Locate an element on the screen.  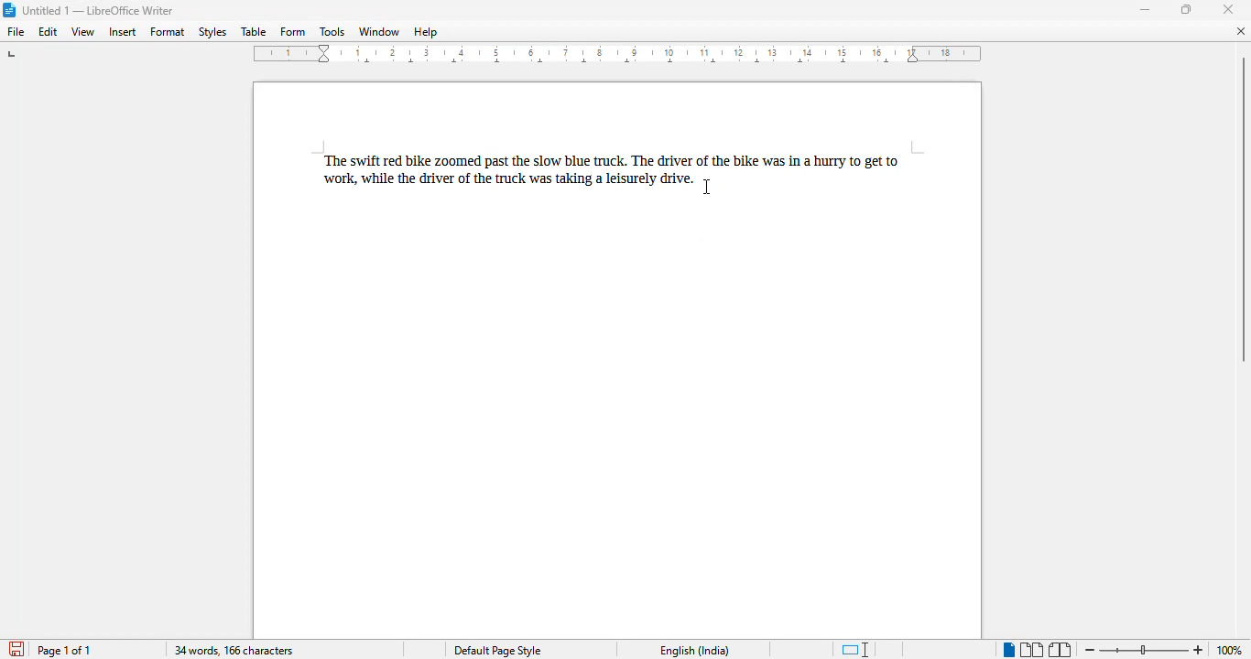
format is located at coordinates (169, 31).